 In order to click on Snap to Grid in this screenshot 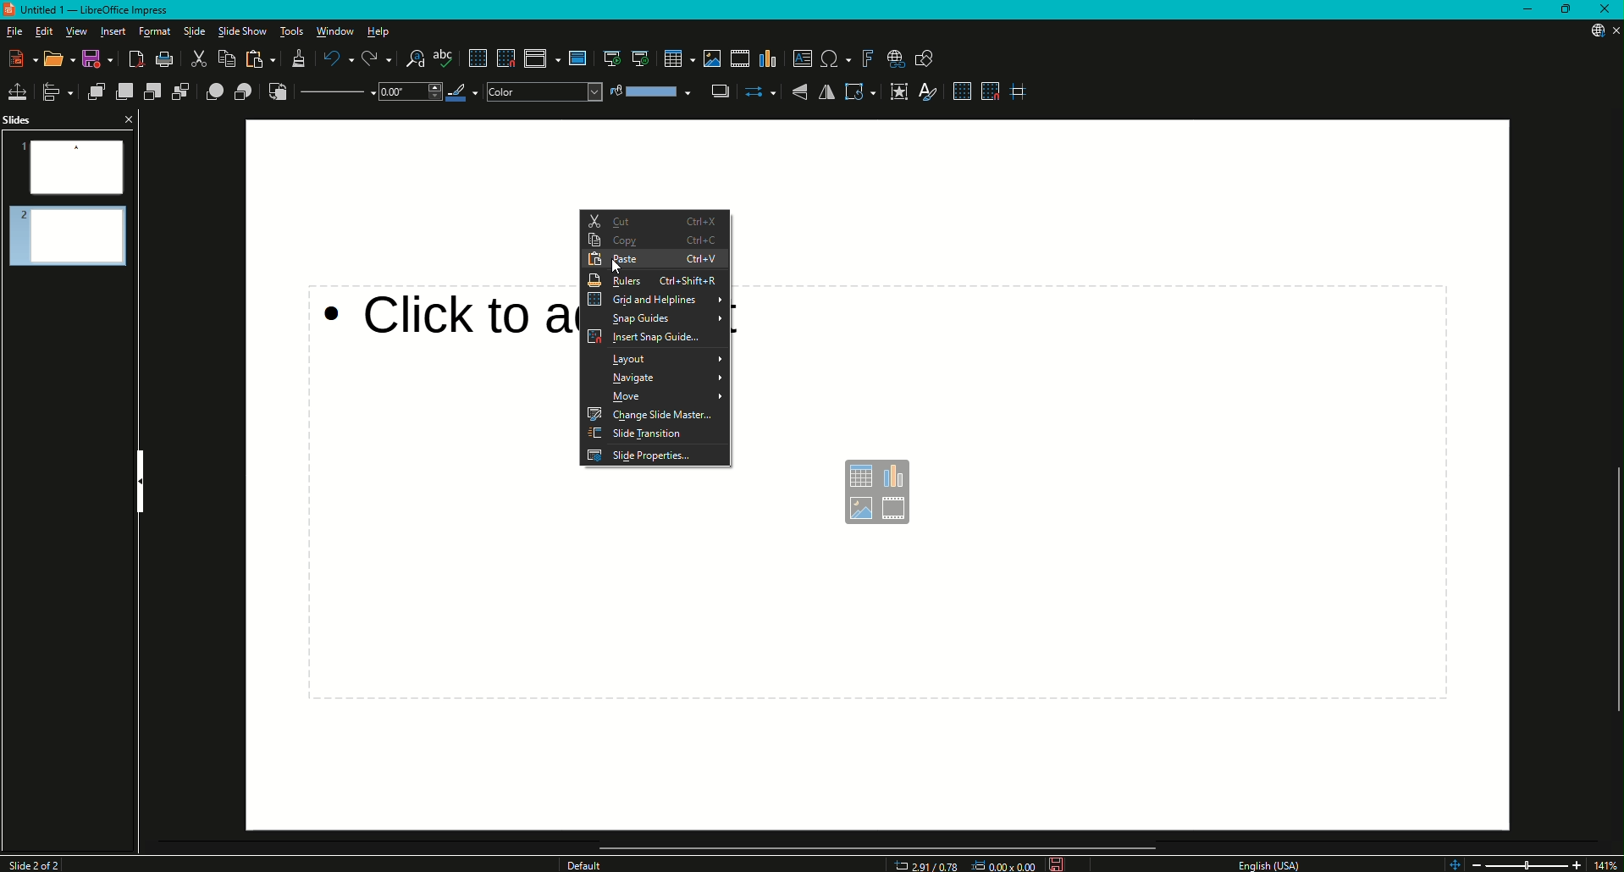, I will do `click(991, 92)`.